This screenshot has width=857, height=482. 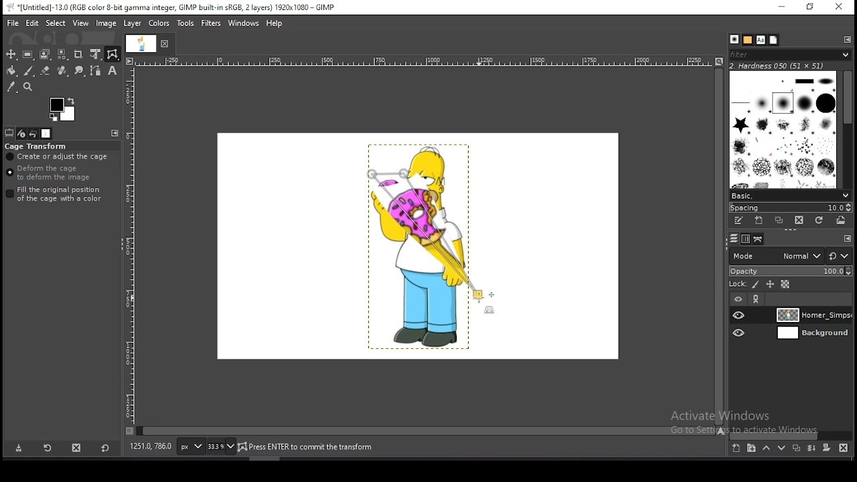 I want to click on tool options, so click(x=9, y=133).